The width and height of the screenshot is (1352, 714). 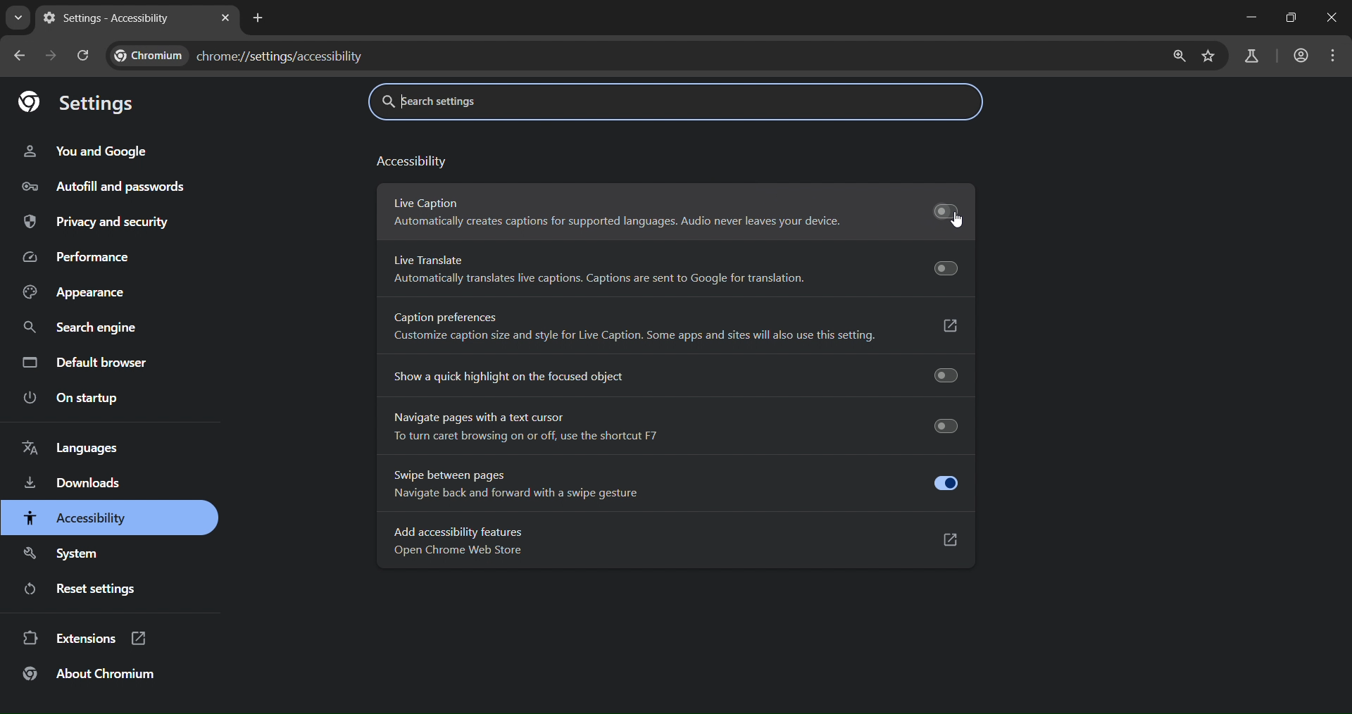 I want to click on performance, so click(x=75, y=255).